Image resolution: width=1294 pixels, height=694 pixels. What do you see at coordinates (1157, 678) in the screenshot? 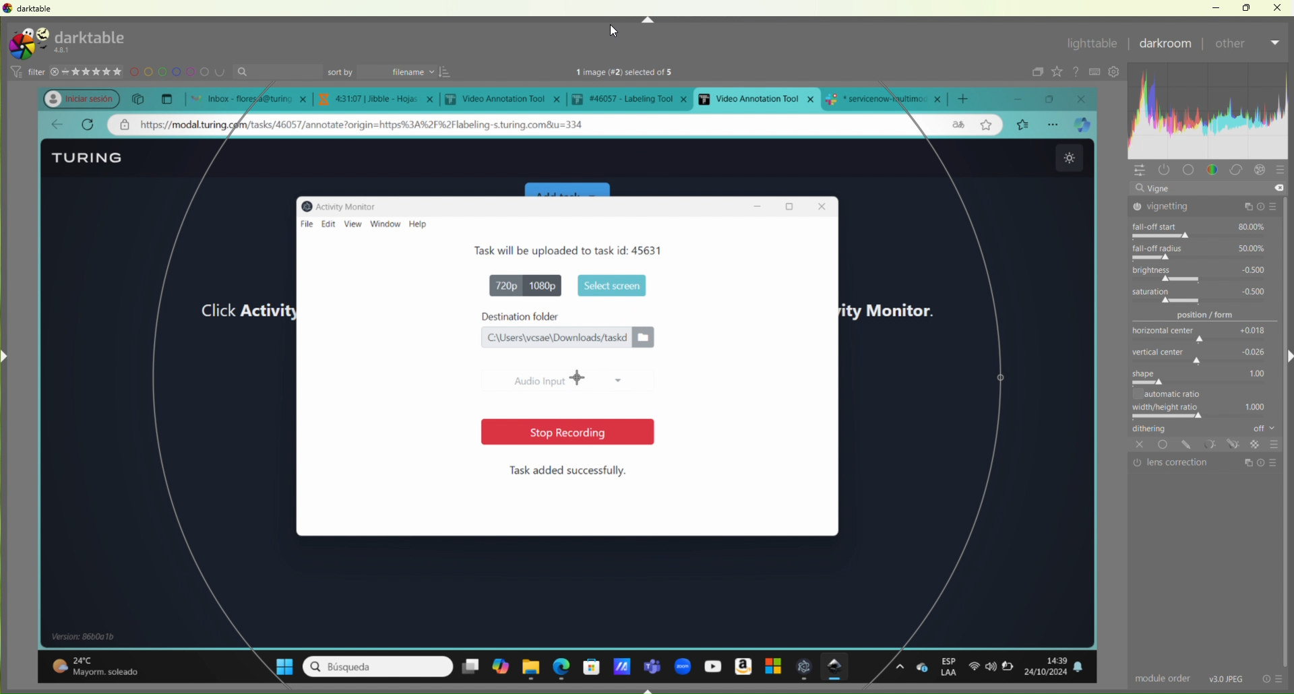
I see `module order` at bounding box center [1157, 678].